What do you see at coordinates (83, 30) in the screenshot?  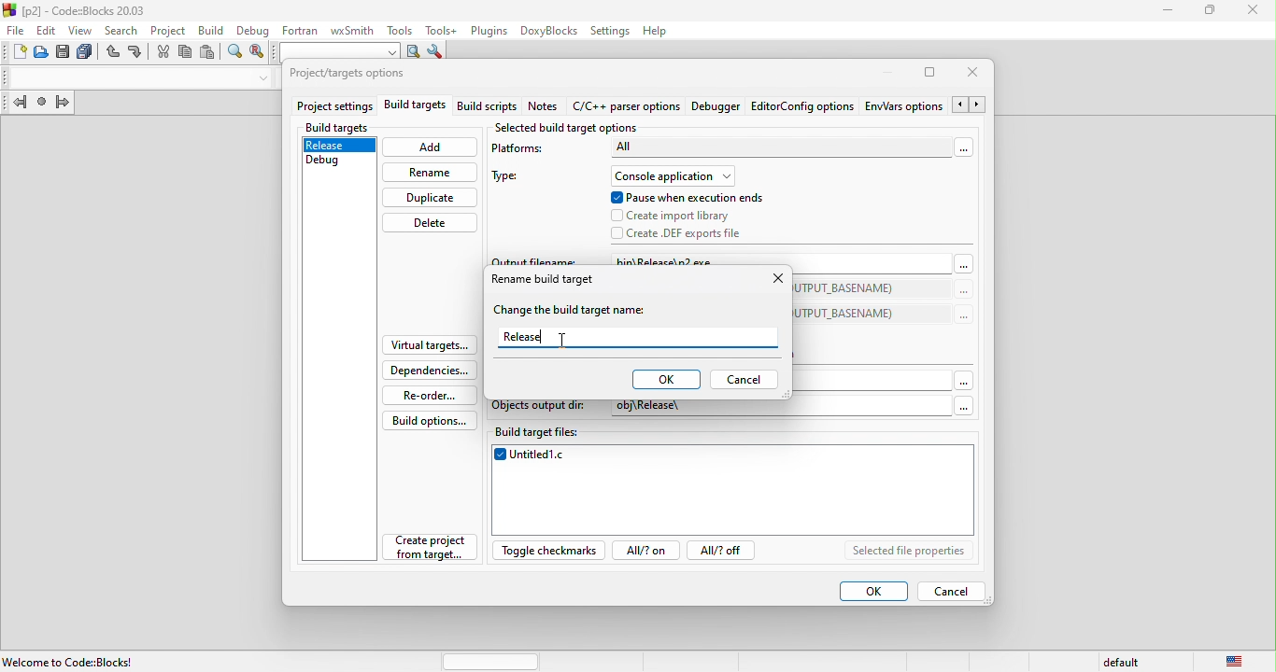 I see `view` at bounding box center [83, 30].